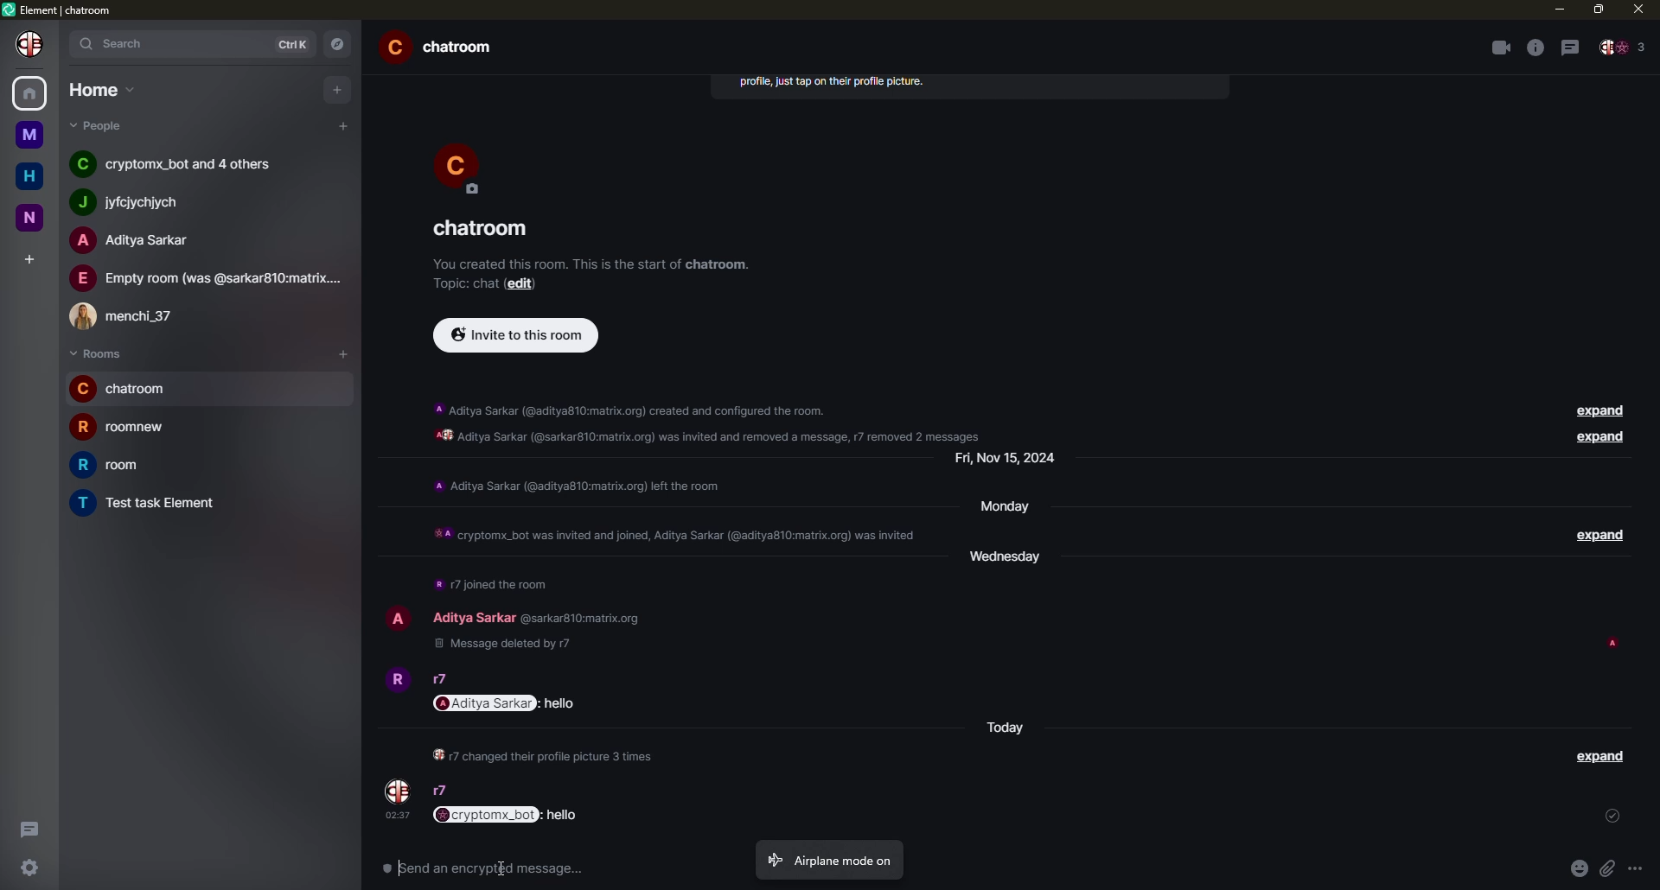  I want to click on cursor, so click(502, 869).